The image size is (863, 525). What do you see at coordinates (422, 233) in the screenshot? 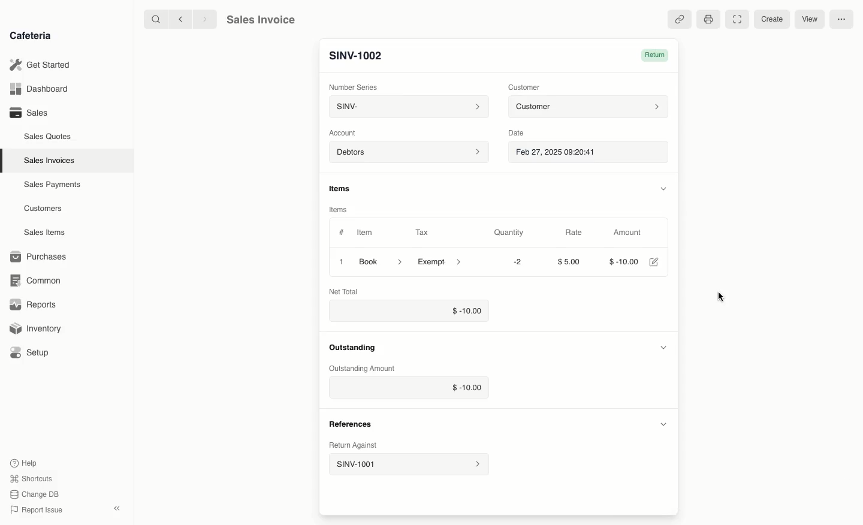
I see `Tax` at bounding box center [422, 233].